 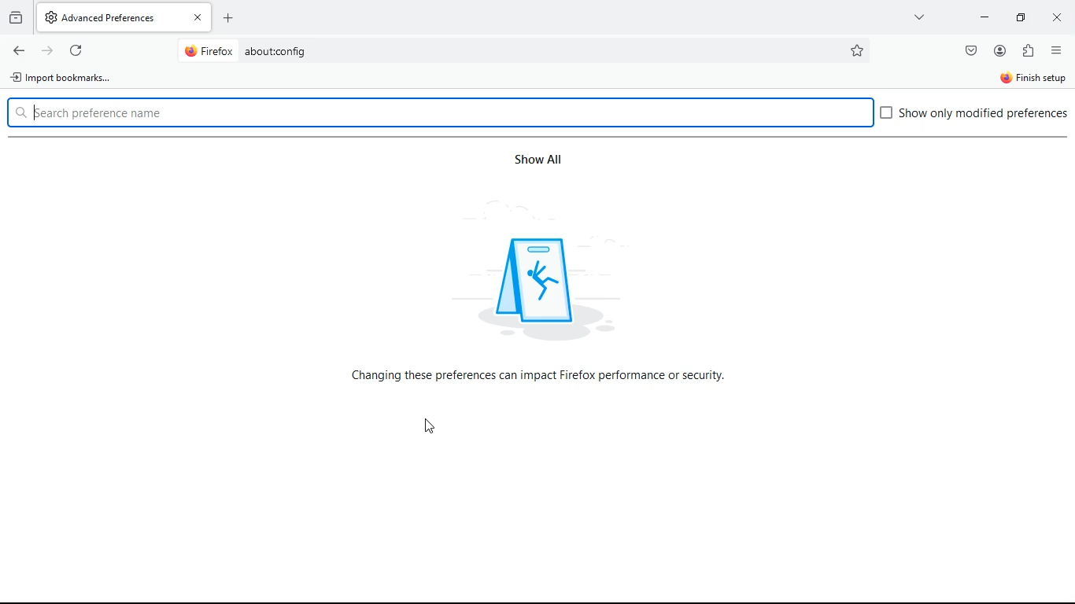 I want to click on extentions, so click(x=1030, y=51).